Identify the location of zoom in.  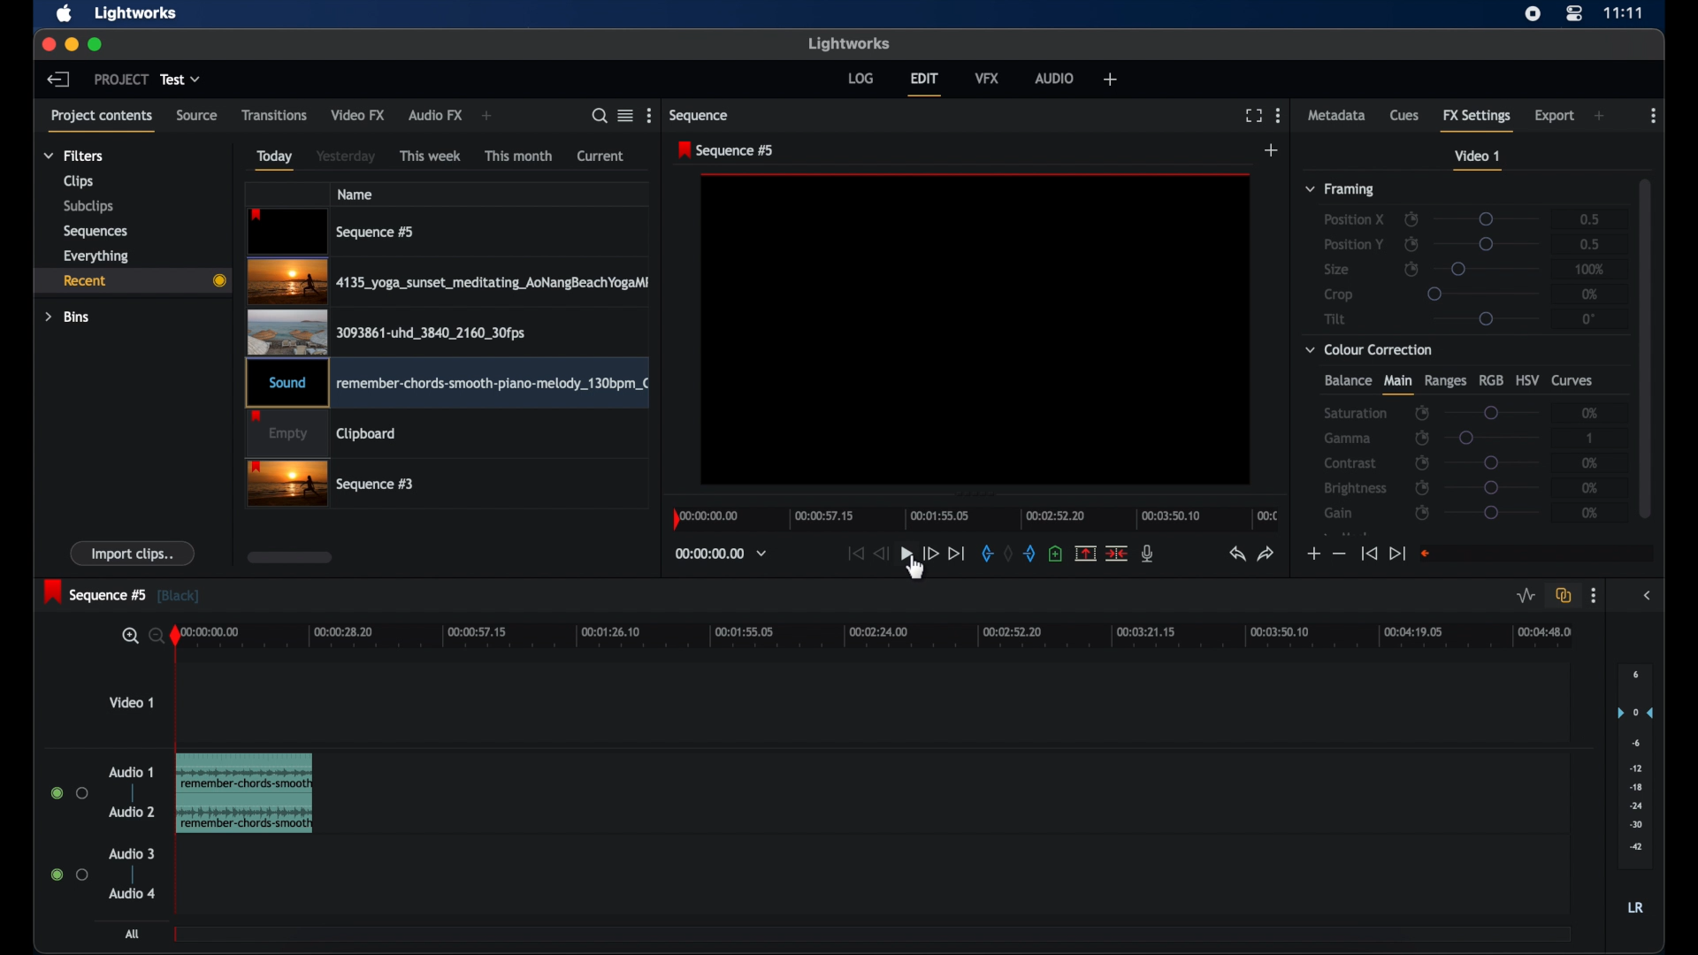
(126, 636).